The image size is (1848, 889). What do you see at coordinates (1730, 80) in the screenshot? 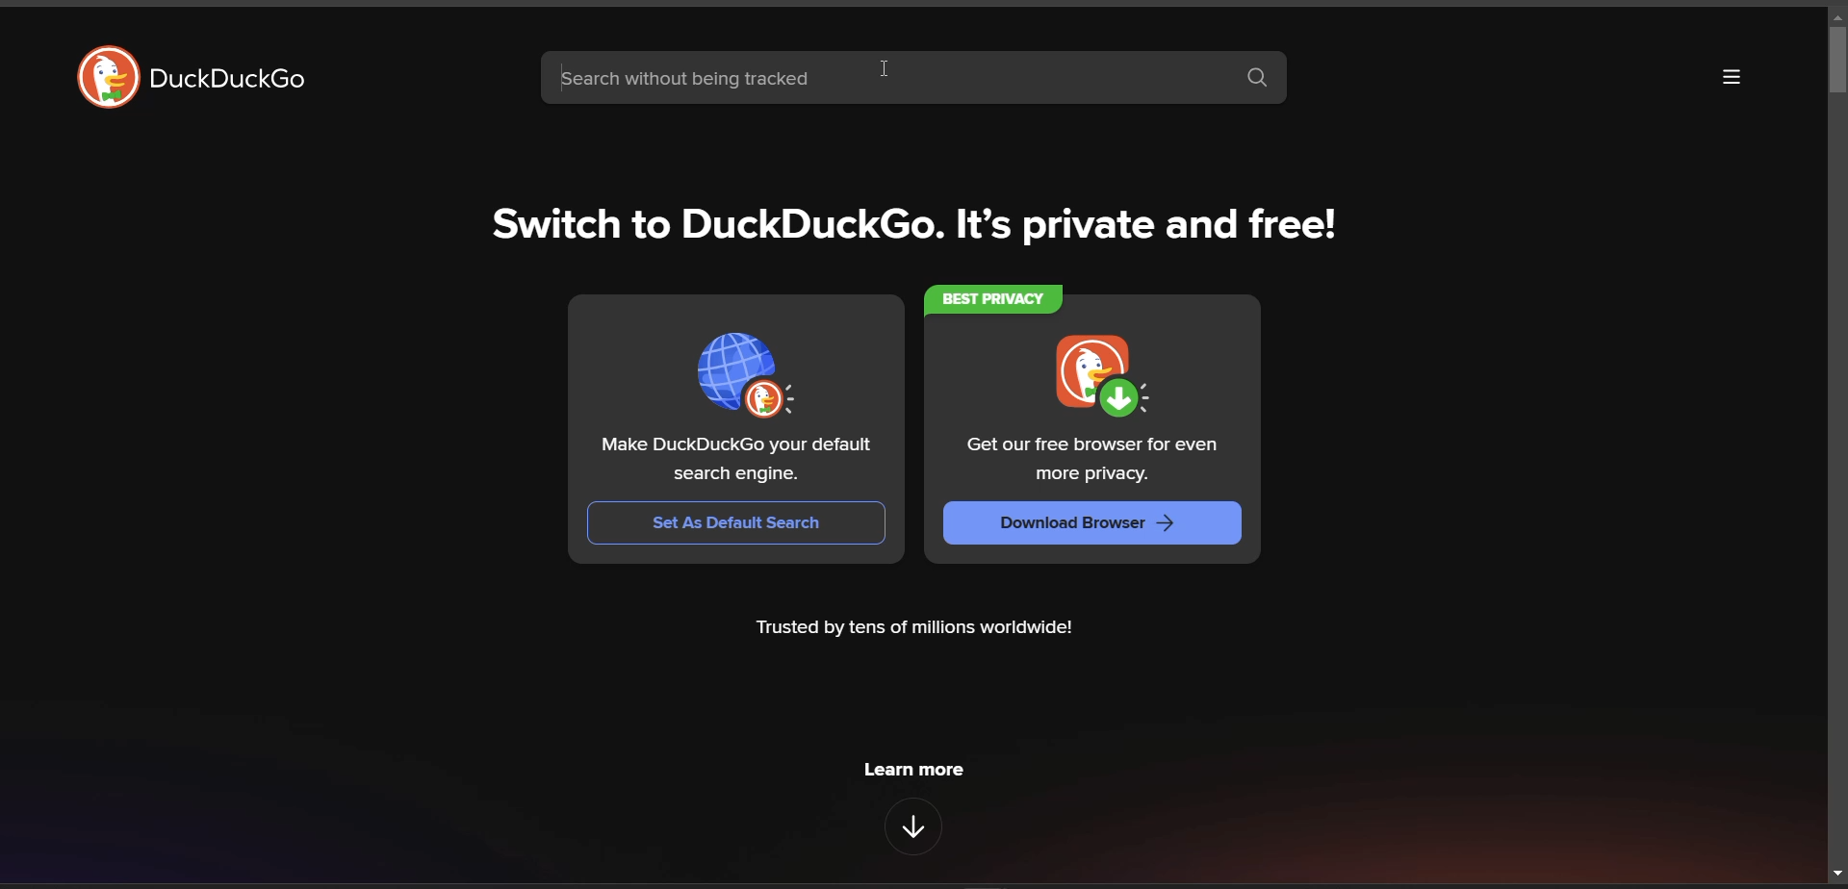
I see `more options` at bounding box center [1730, 80].